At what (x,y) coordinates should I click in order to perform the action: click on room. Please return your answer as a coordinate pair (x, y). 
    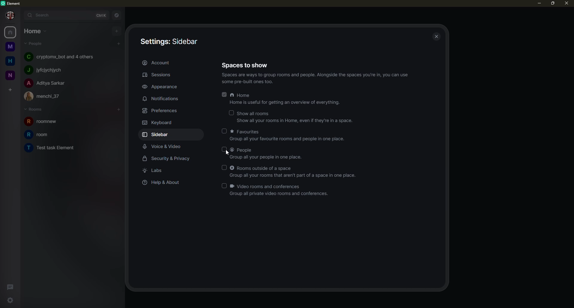
    Looking at the image, I should click on (56, 148).